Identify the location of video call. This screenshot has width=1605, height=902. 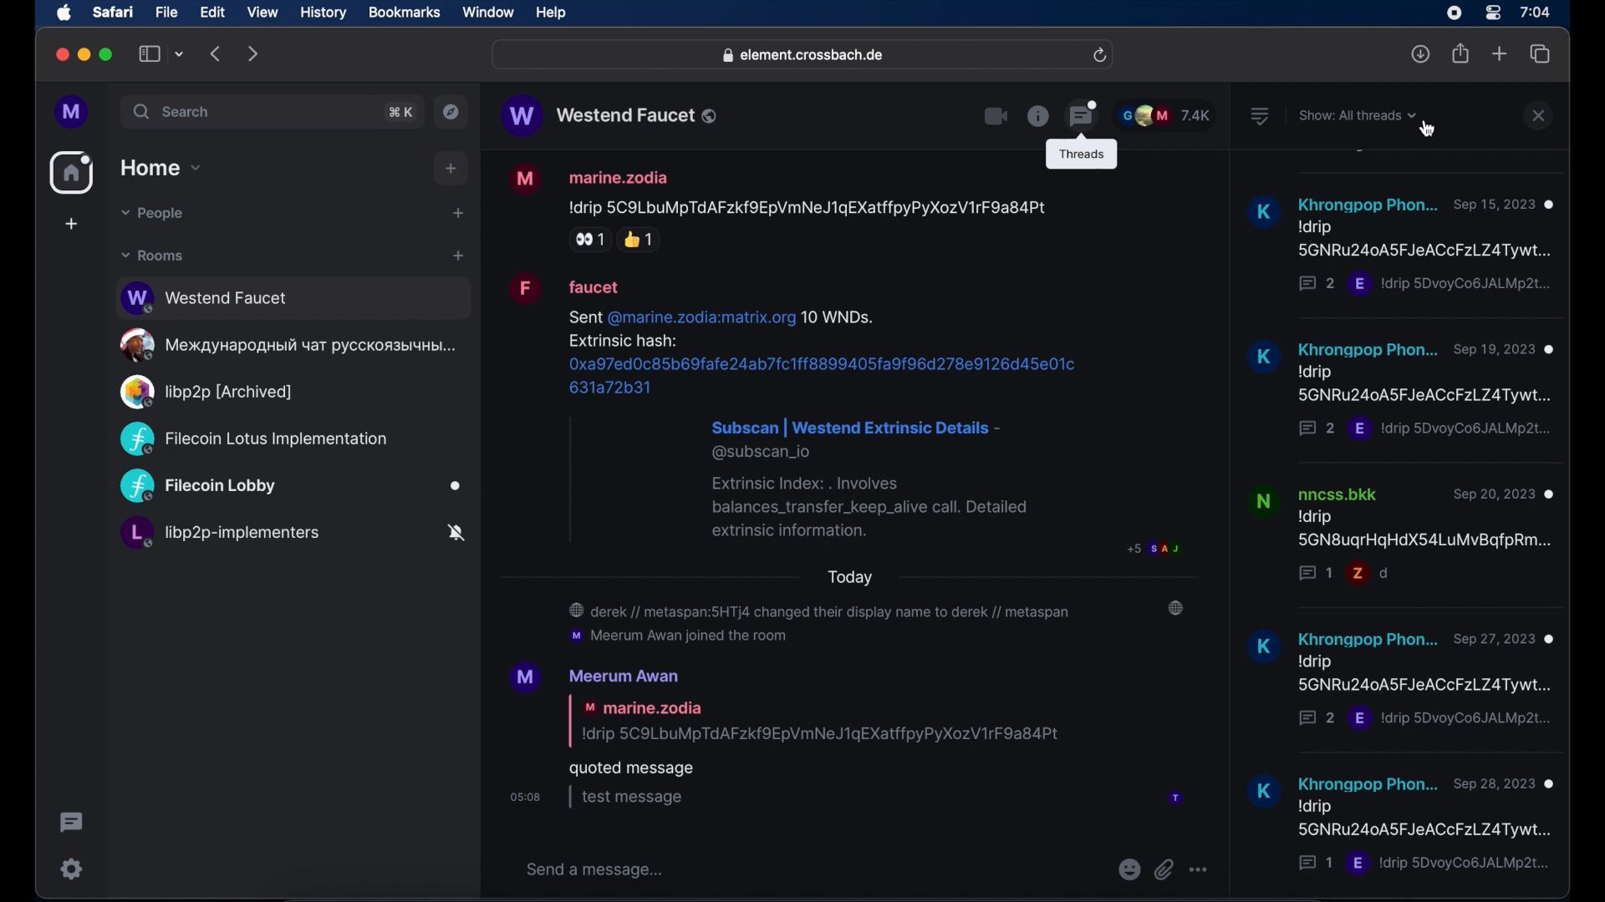
(994, 117).